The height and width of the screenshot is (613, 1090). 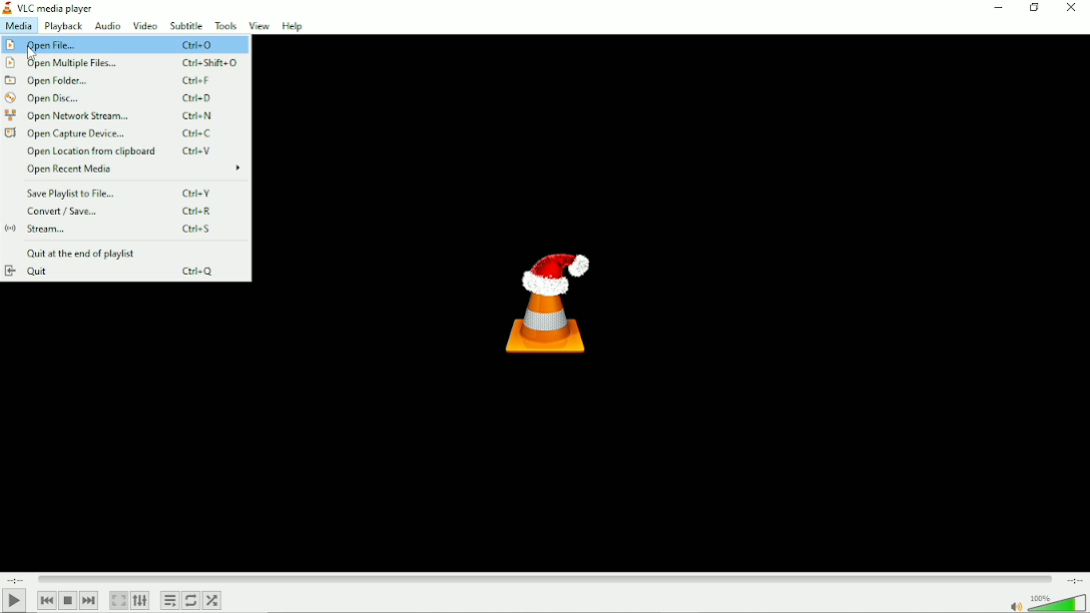 What do you see at coordinates (50, 7) in the screenshot?
I see `Title` at bounding box center [50, 7].